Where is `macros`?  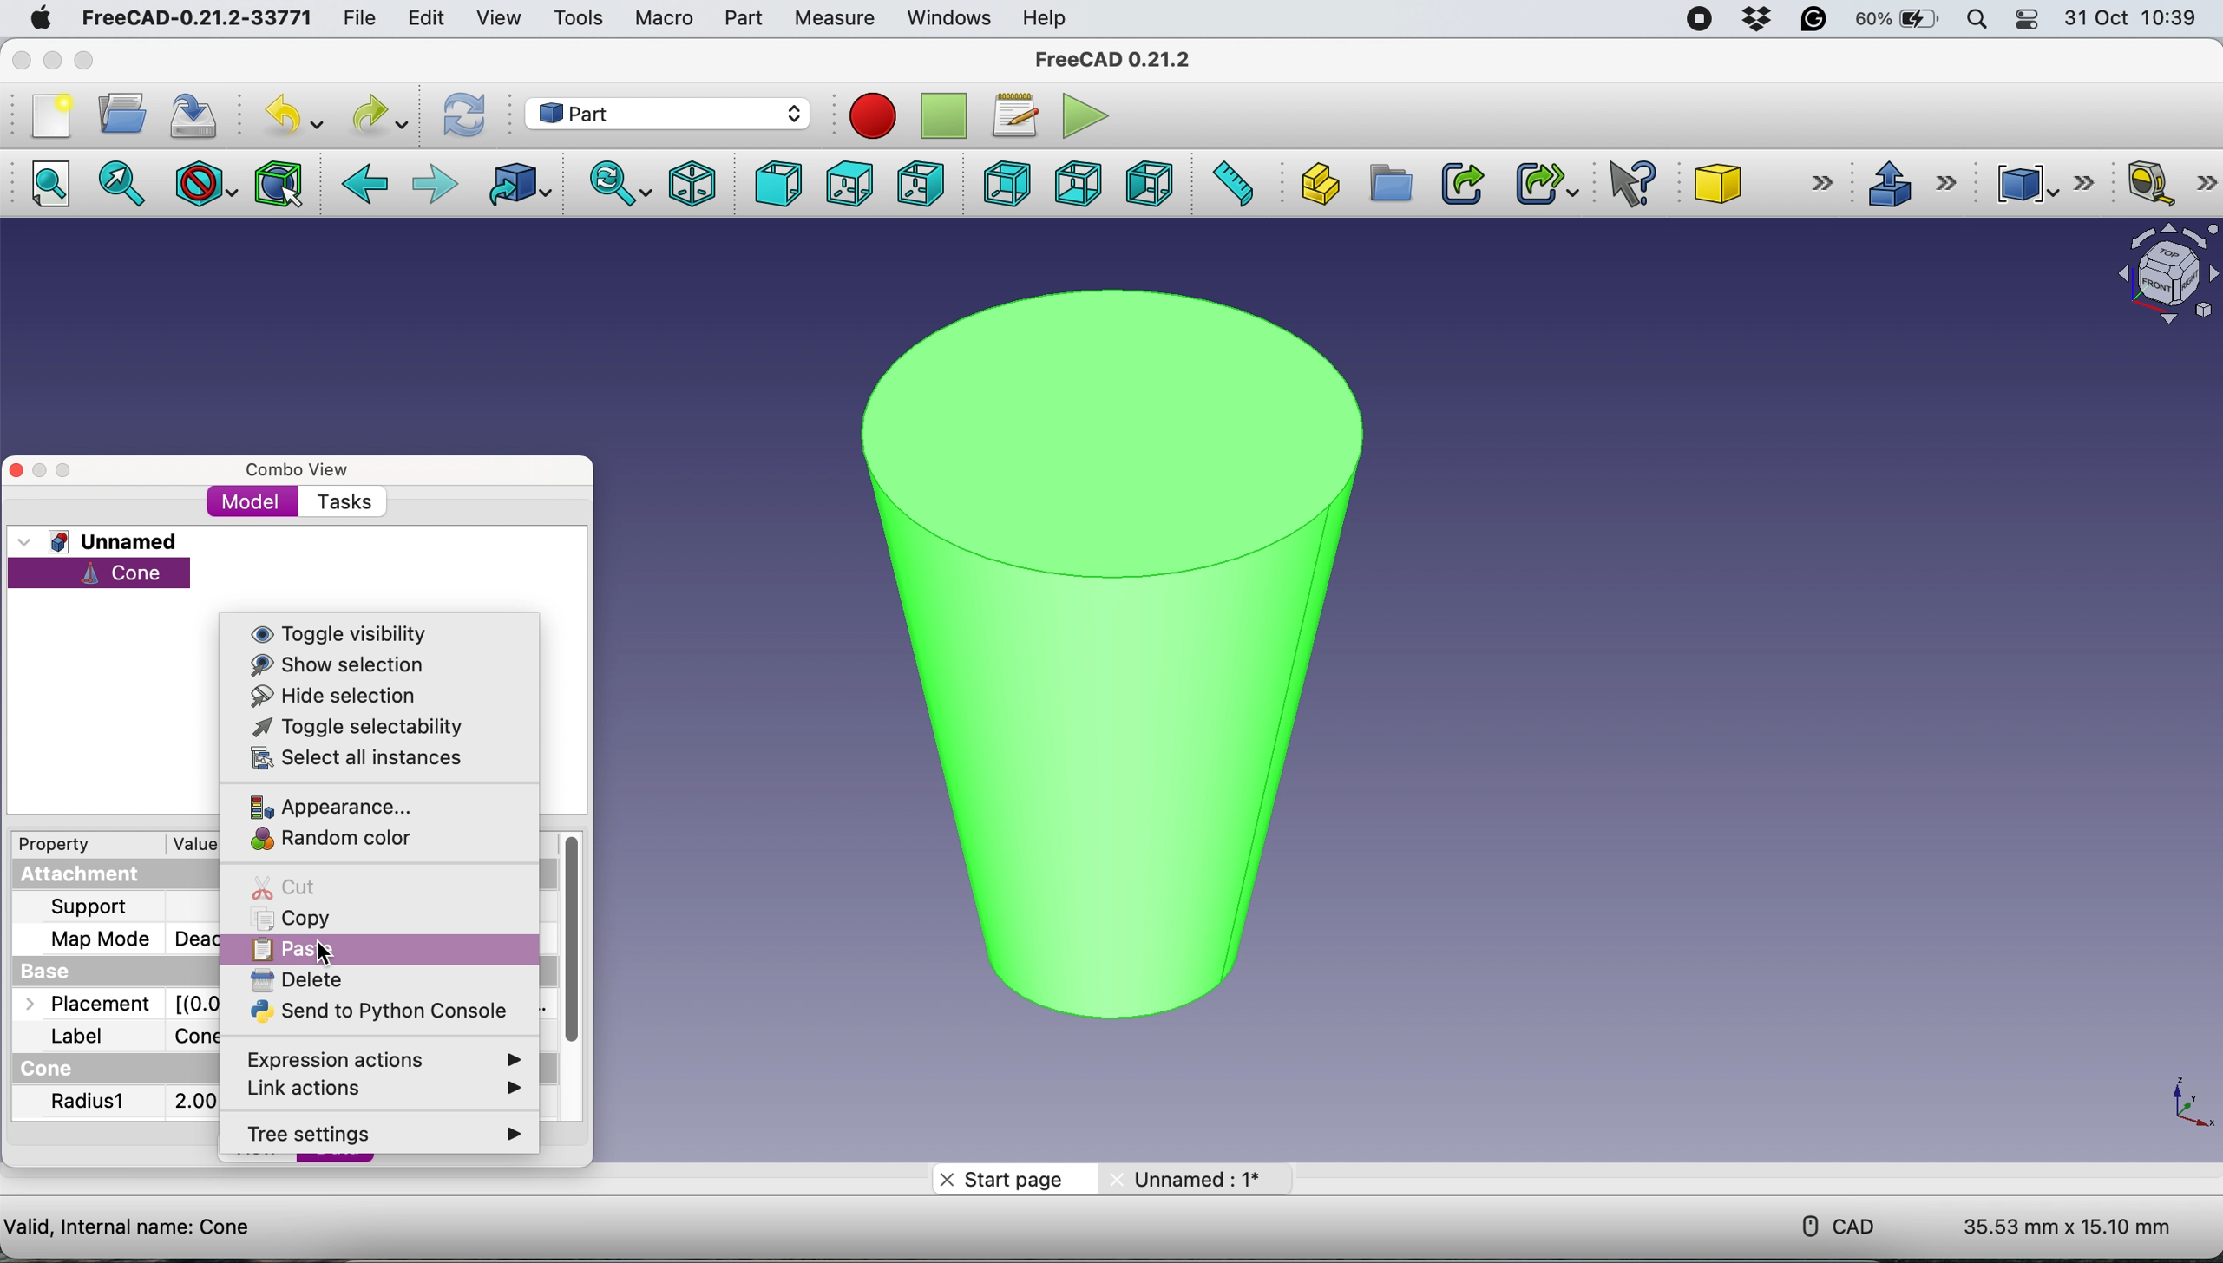 macros is located at coordinates (1014, 112).